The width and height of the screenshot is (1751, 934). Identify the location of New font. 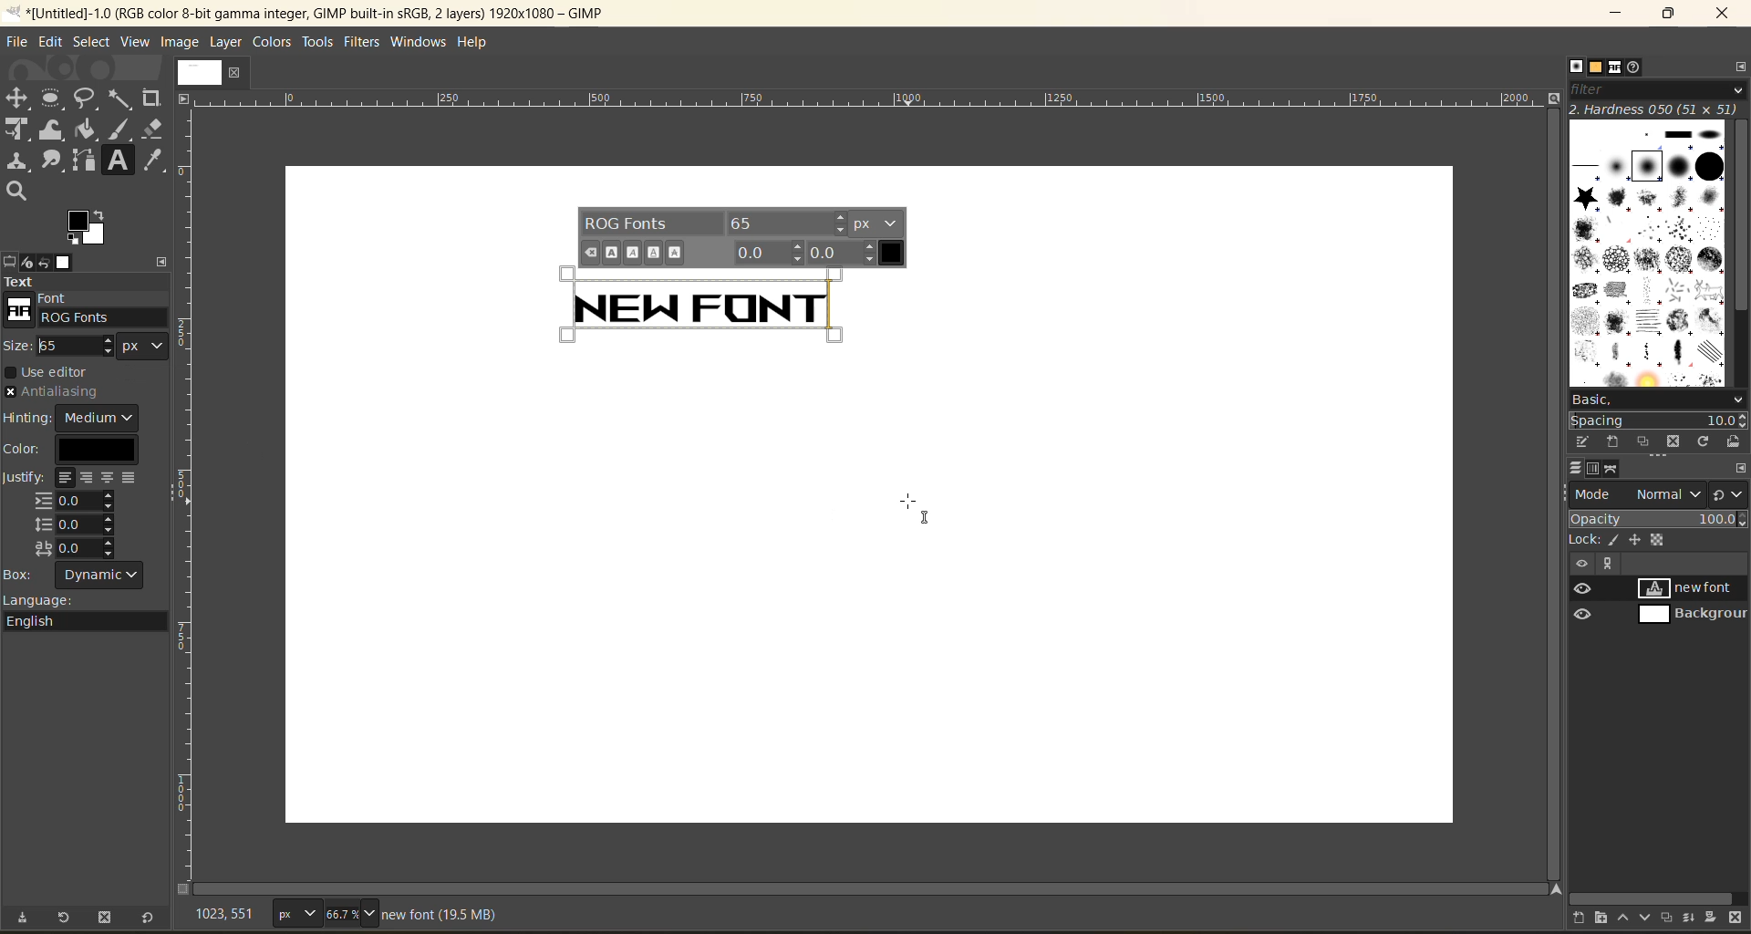
(705, 302).